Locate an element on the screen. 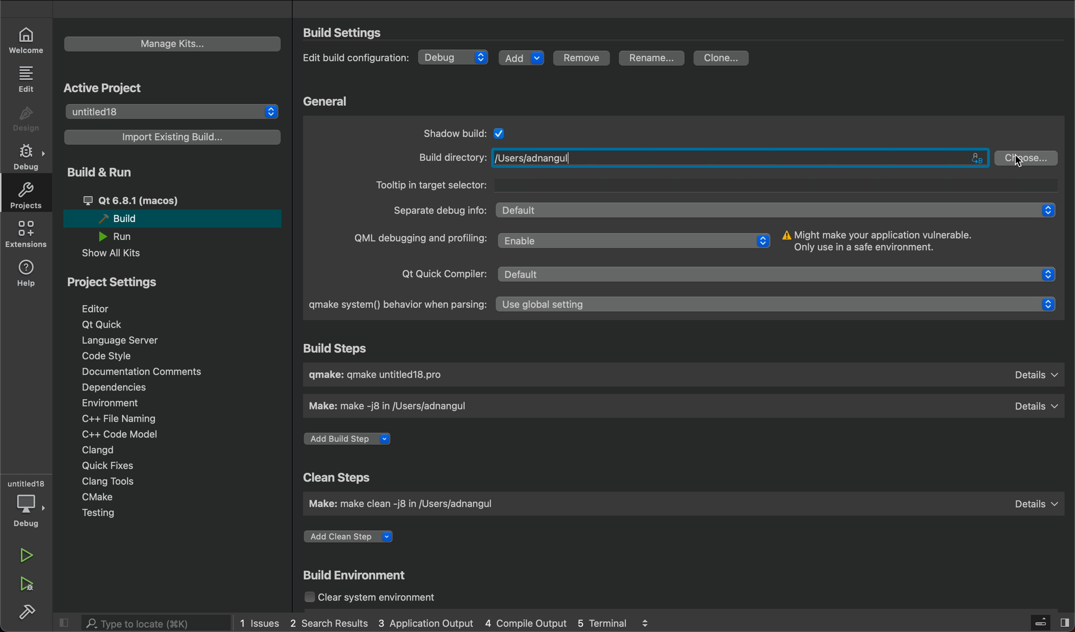  checkbox is located at coordinates (500, 132).